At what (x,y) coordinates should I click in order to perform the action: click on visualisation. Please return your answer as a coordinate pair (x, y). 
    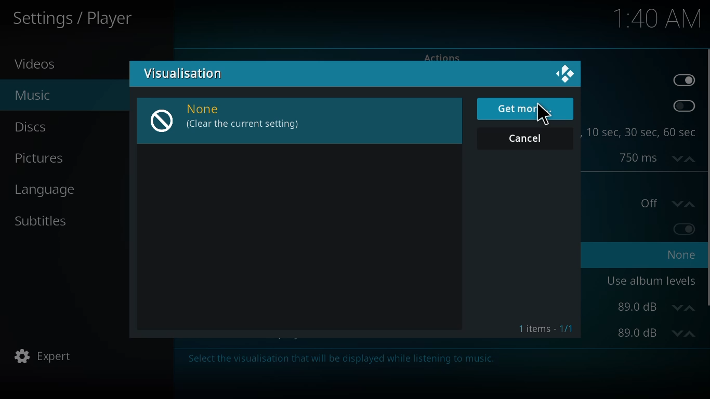
    Looking at the image, I should click on (187, 72).